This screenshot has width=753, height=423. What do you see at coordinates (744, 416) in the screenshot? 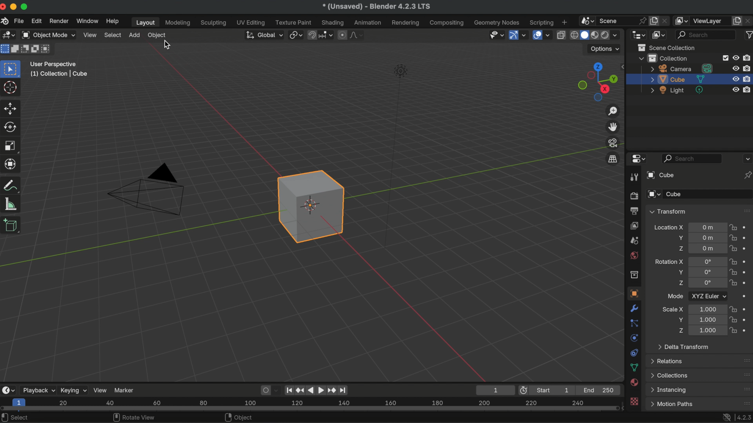
I see `4..2.3` at bounding box center [744, 416].